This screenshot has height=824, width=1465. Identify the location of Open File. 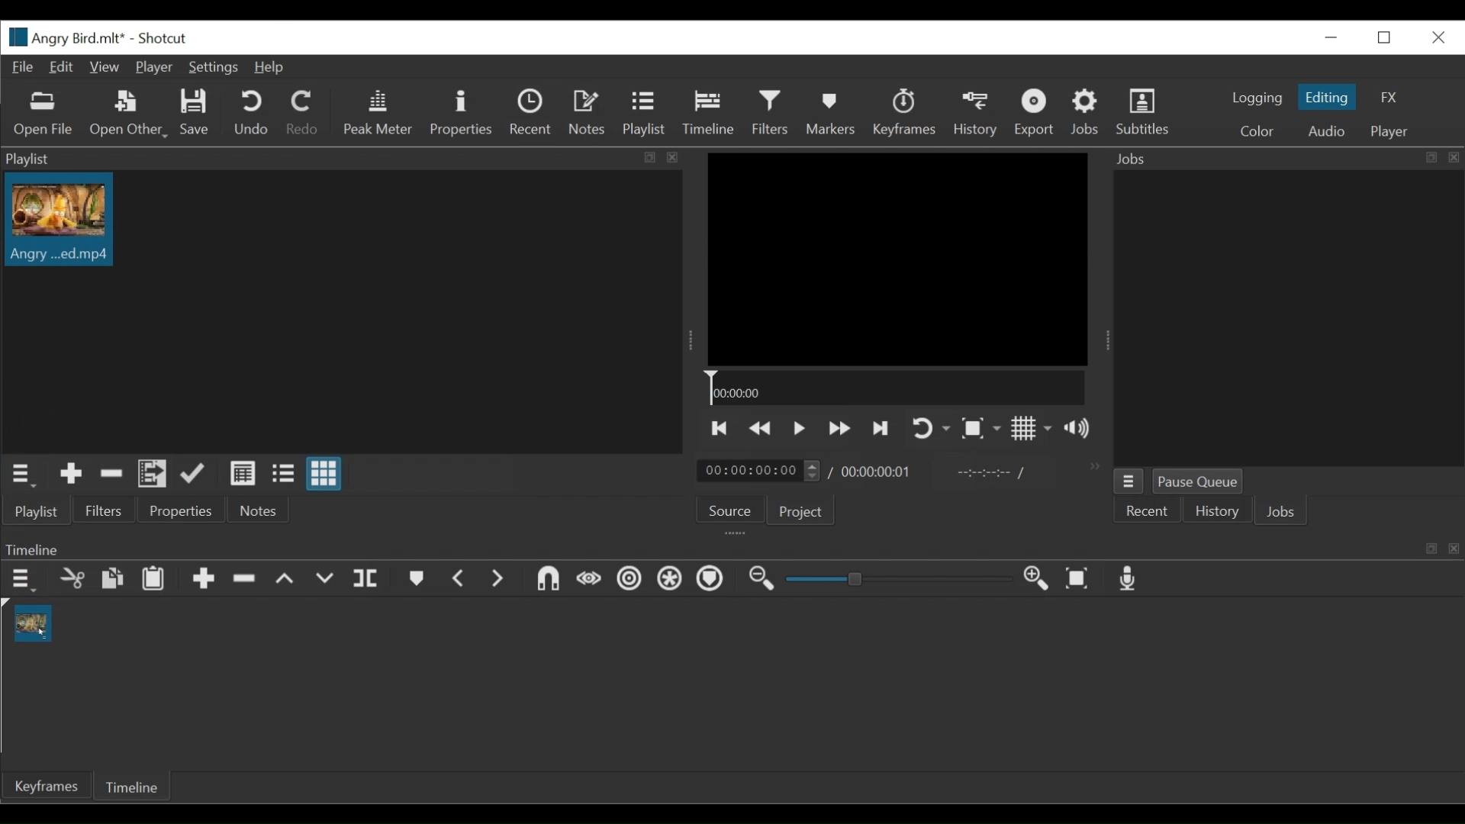
(43, 114).